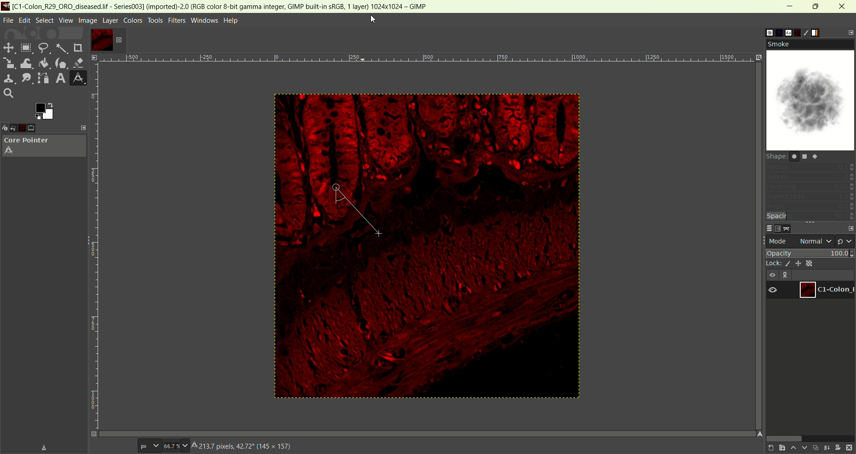 This screenshot has width=856, height=454. I want to click on document history, so click(798, 32).